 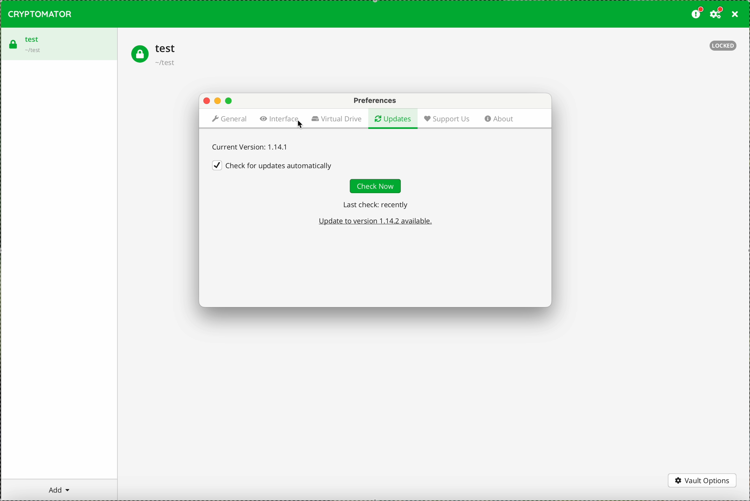 What do you see at coordinates (447, 119) in the screenshot?
I see `support us` at bounding box center [447, 119].